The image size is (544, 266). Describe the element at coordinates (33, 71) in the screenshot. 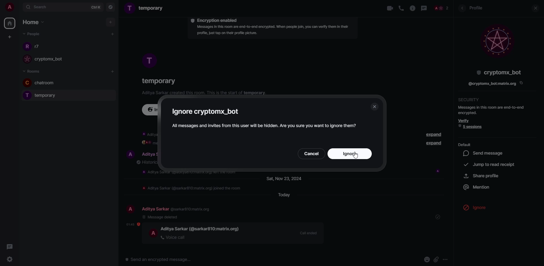

I see `rooms` at that location.